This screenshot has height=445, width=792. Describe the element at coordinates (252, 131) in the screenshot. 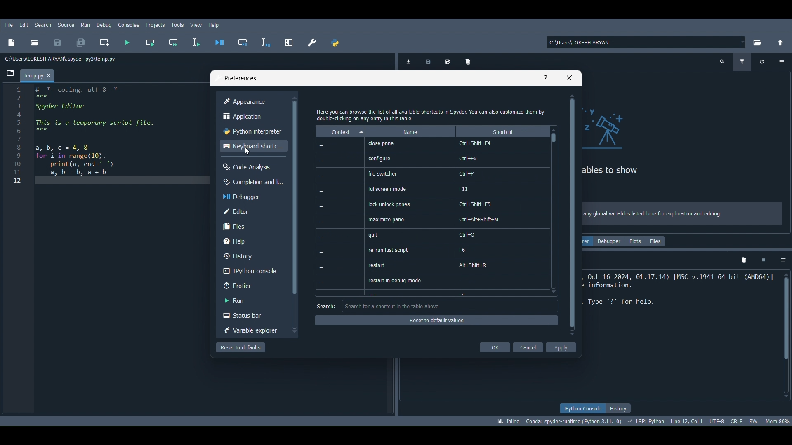

I see `Python Interpreter` at that location.